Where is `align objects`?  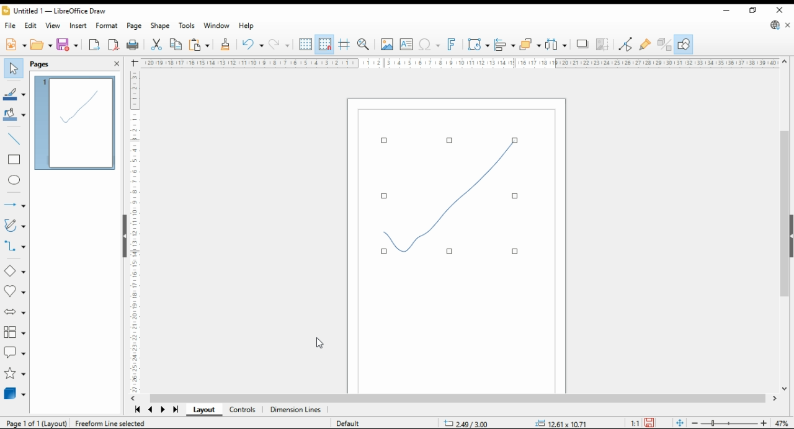 align objects is located at coordinates (505, 45).